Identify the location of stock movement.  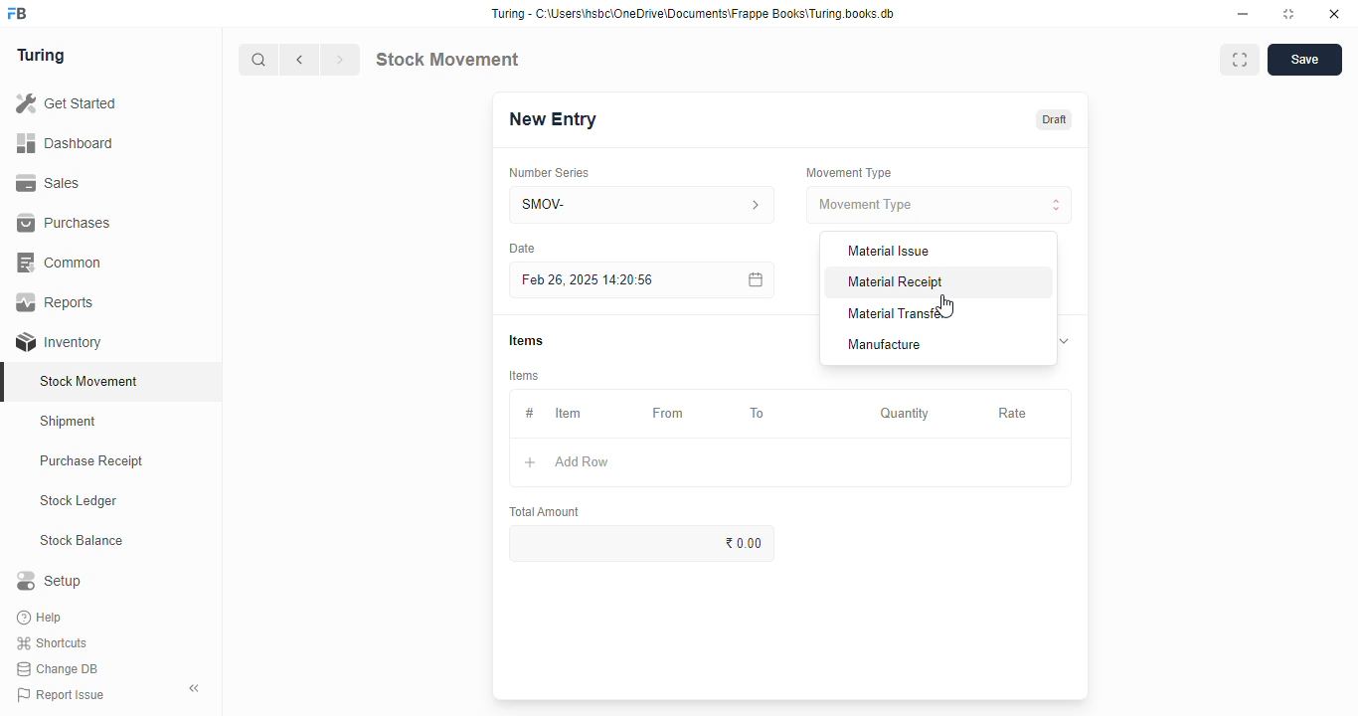
(90, 381).